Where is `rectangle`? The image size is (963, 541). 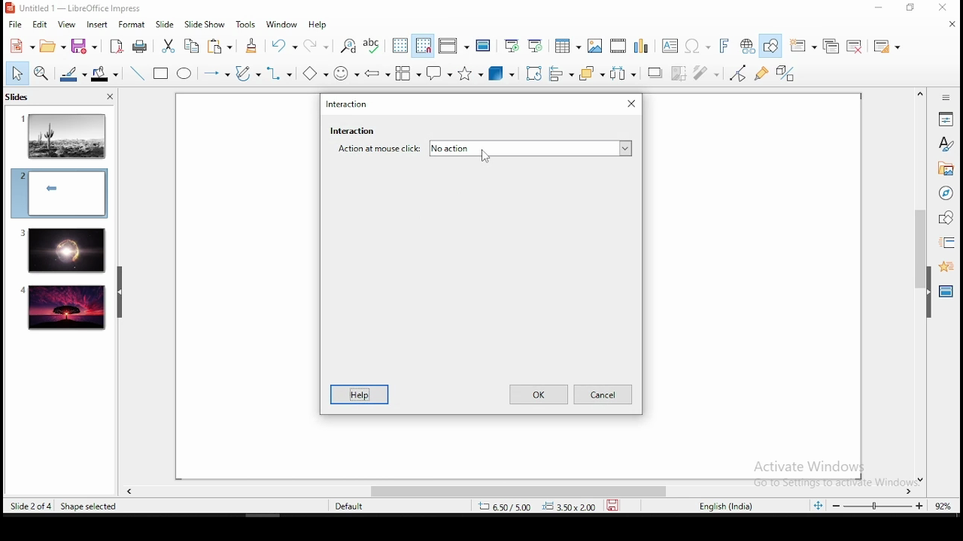 rectangle is located at coordinates (162, 74).